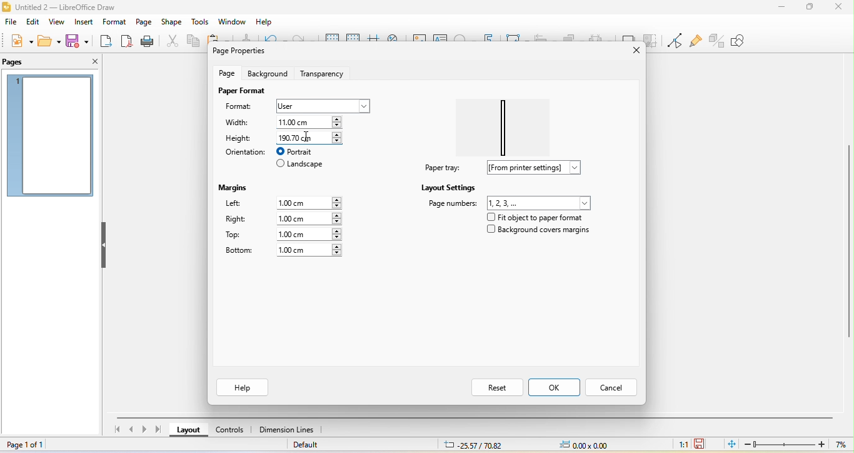  What do you see at coordinates (239, 235) in the screenshot?
I see `top` at bounding box center [239, 235].